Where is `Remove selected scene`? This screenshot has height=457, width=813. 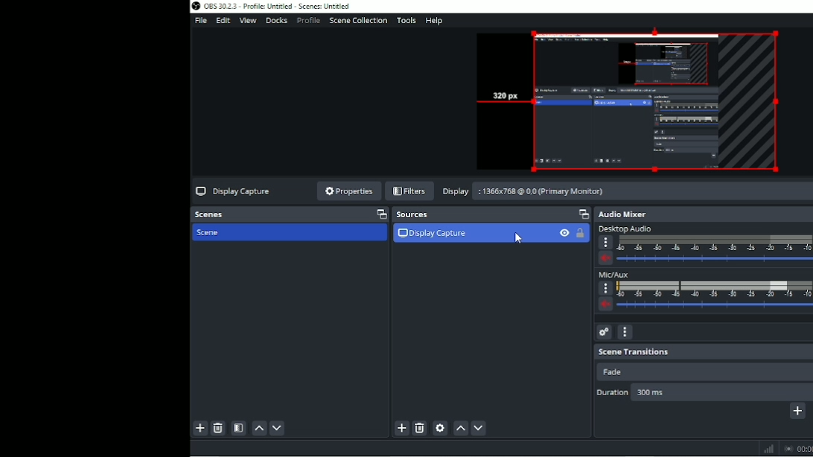 Remove selected scene is located at coordinates (218, 429).